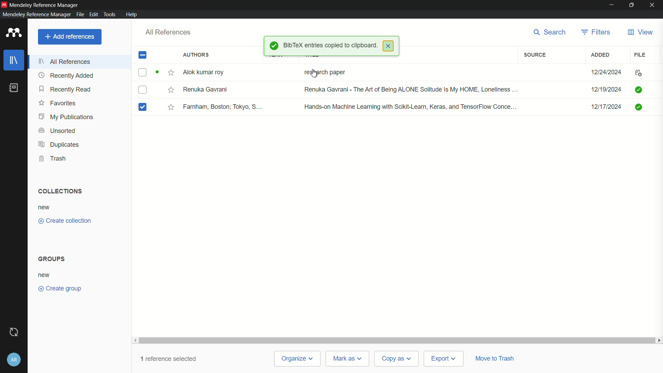  Describe the element at coordinates (60, 191) in the screenshot. I see `collections` at that location.